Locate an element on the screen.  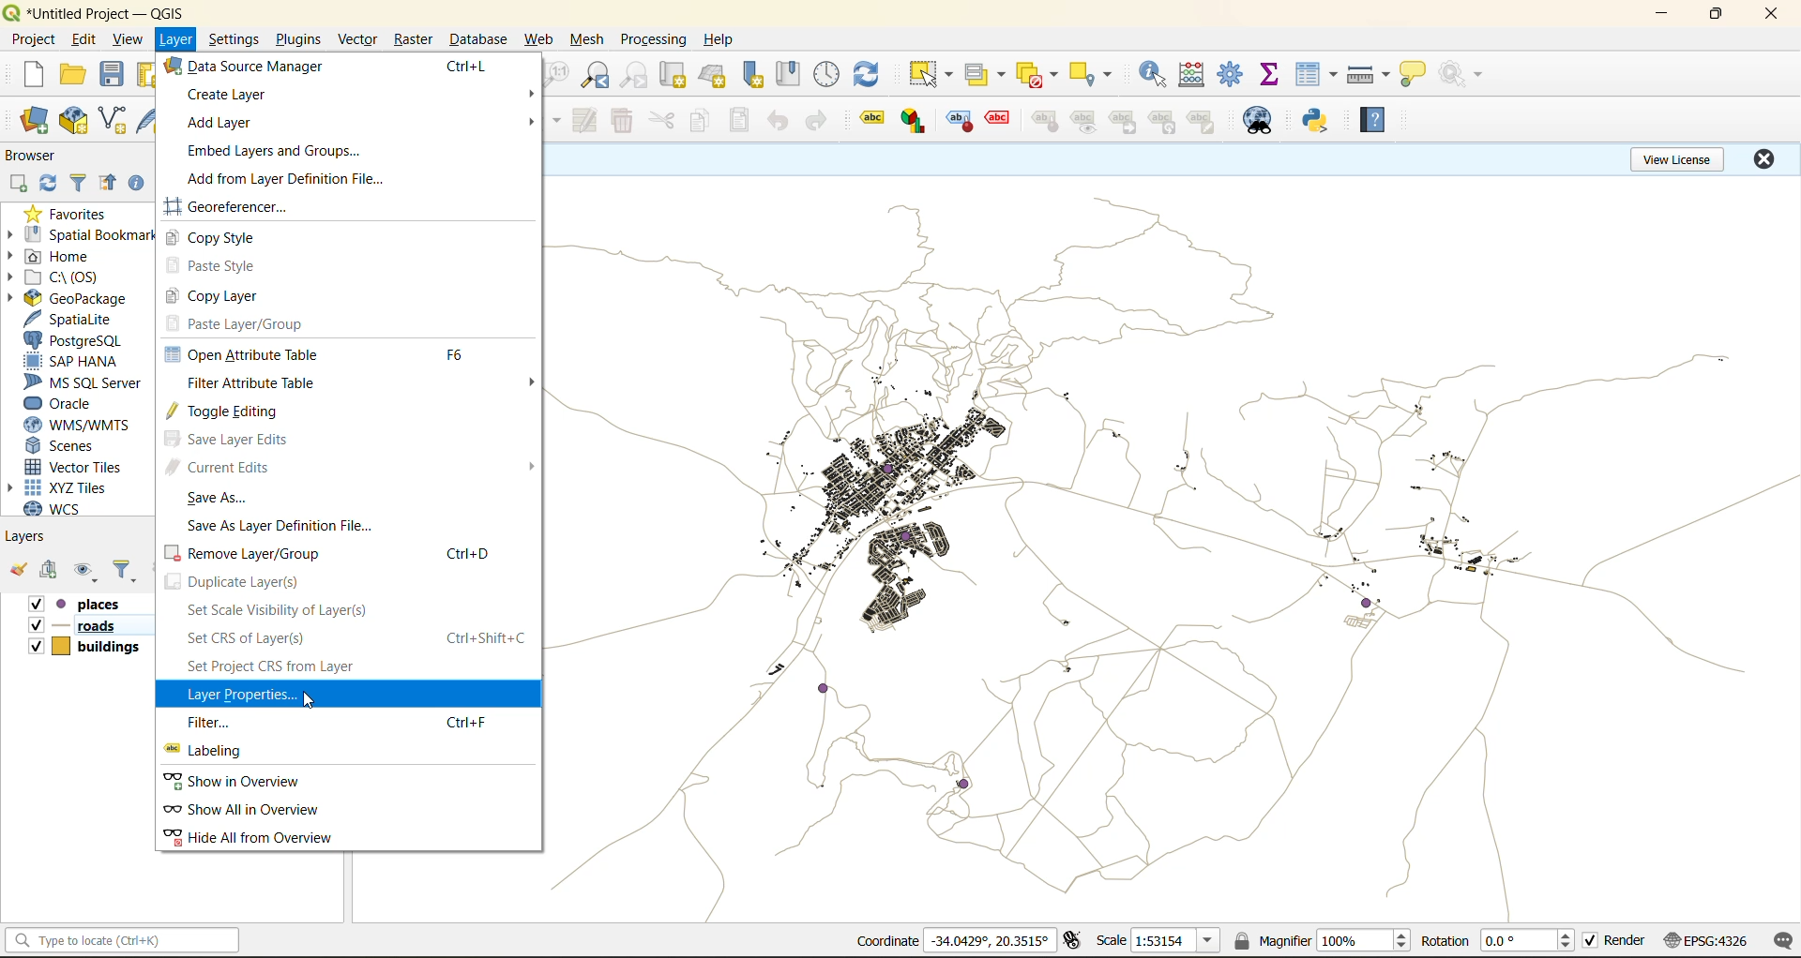
statistical summary is located at coordinates (1272, 78).